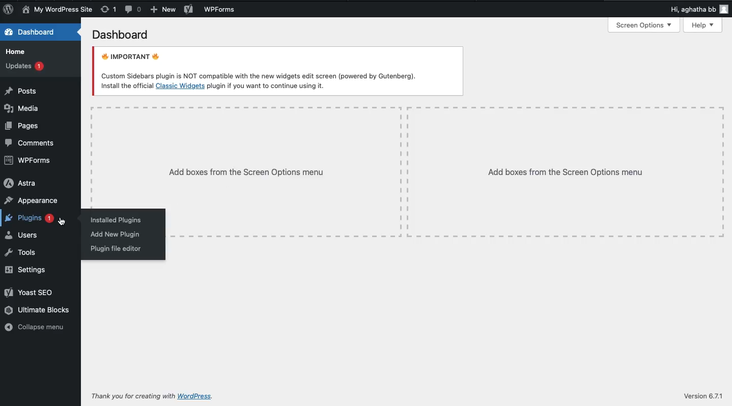 The height and width of the screenshot is (406, 732). What do you see at coordinates (189, 10) in the screenshot?
I see `Yoast` at bounding box center [189, 10].